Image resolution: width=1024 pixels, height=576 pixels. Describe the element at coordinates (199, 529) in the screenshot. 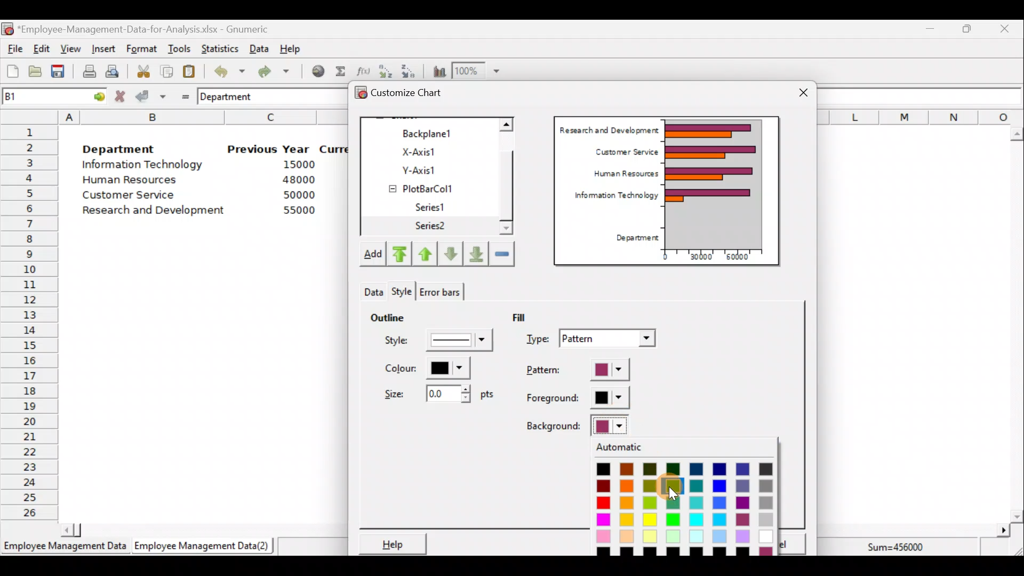

I see `Scroll bar` at that location.